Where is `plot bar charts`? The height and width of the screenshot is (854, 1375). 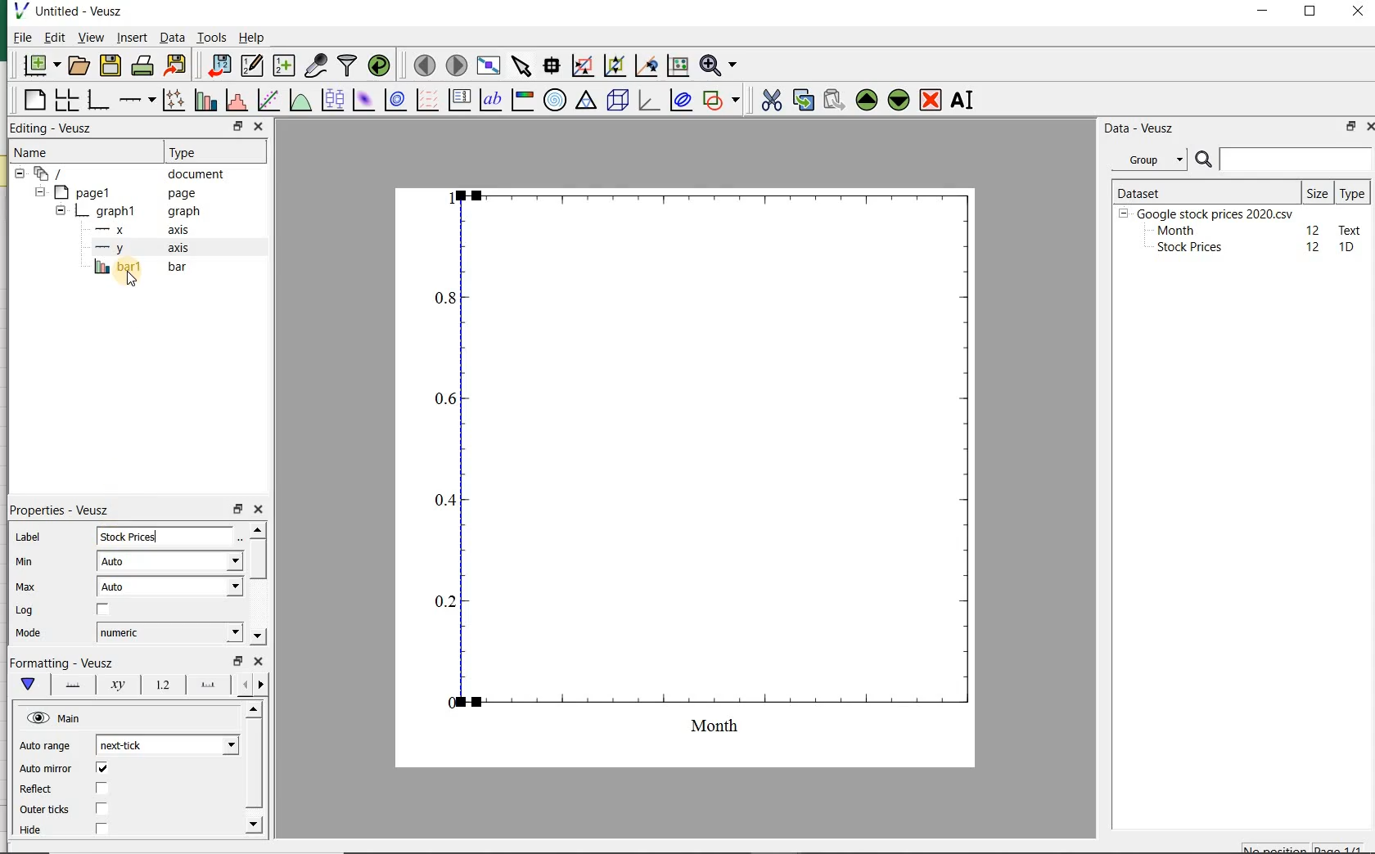 plot bar charts is located at coordinates (203, 101).